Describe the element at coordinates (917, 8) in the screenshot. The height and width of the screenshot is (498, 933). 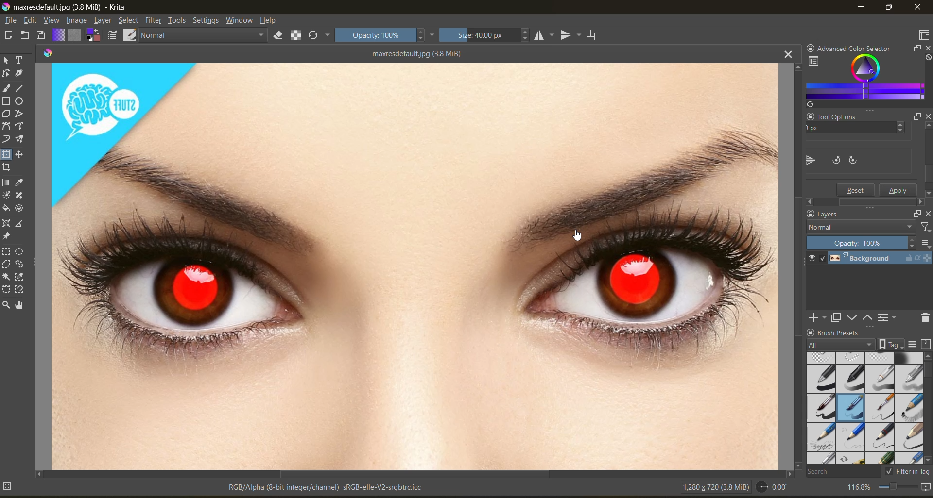
I see `close` at that location.